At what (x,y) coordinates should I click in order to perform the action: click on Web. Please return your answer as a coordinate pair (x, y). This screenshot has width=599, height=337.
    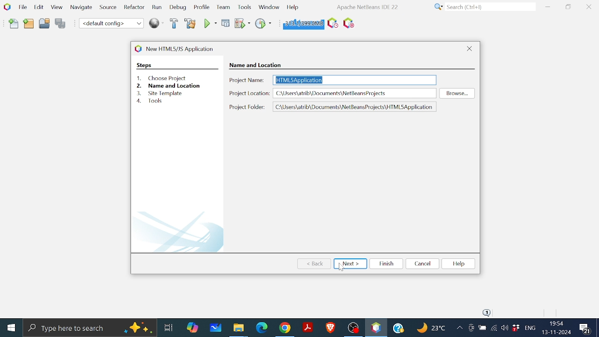
    Looking at the image, I should click on (158, 22).